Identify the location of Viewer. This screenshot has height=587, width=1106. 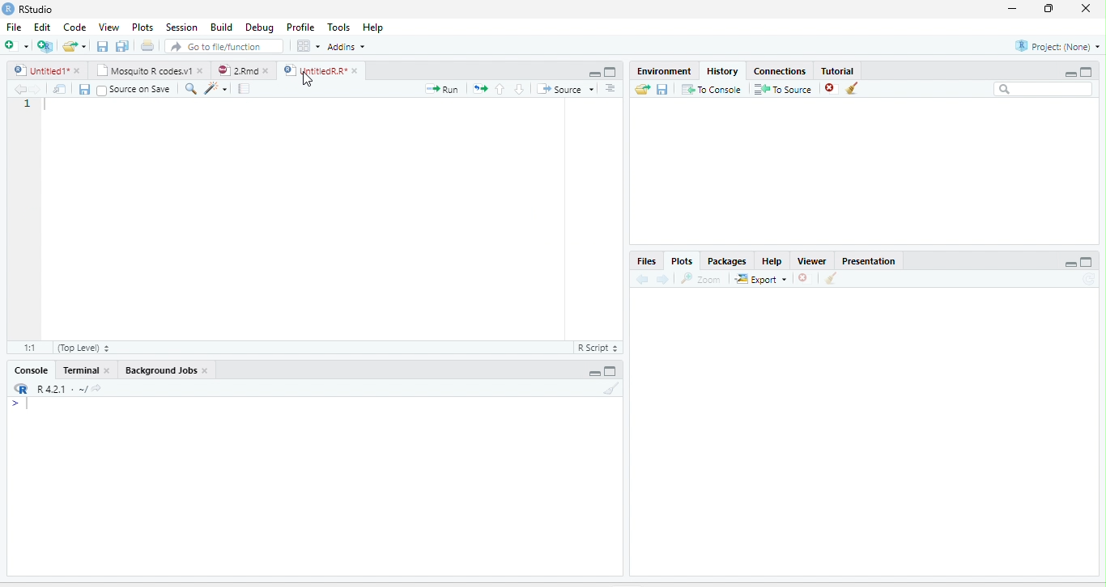
(812, 260).